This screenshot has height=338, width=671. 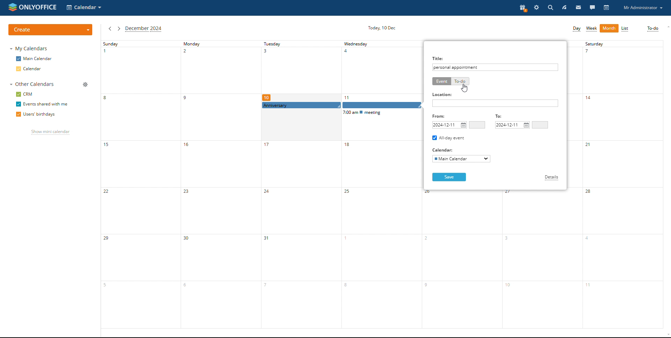 What do you see at coordinates (221, 184) in the screenshot?
I see `monday` at bounding box center [221, 184].